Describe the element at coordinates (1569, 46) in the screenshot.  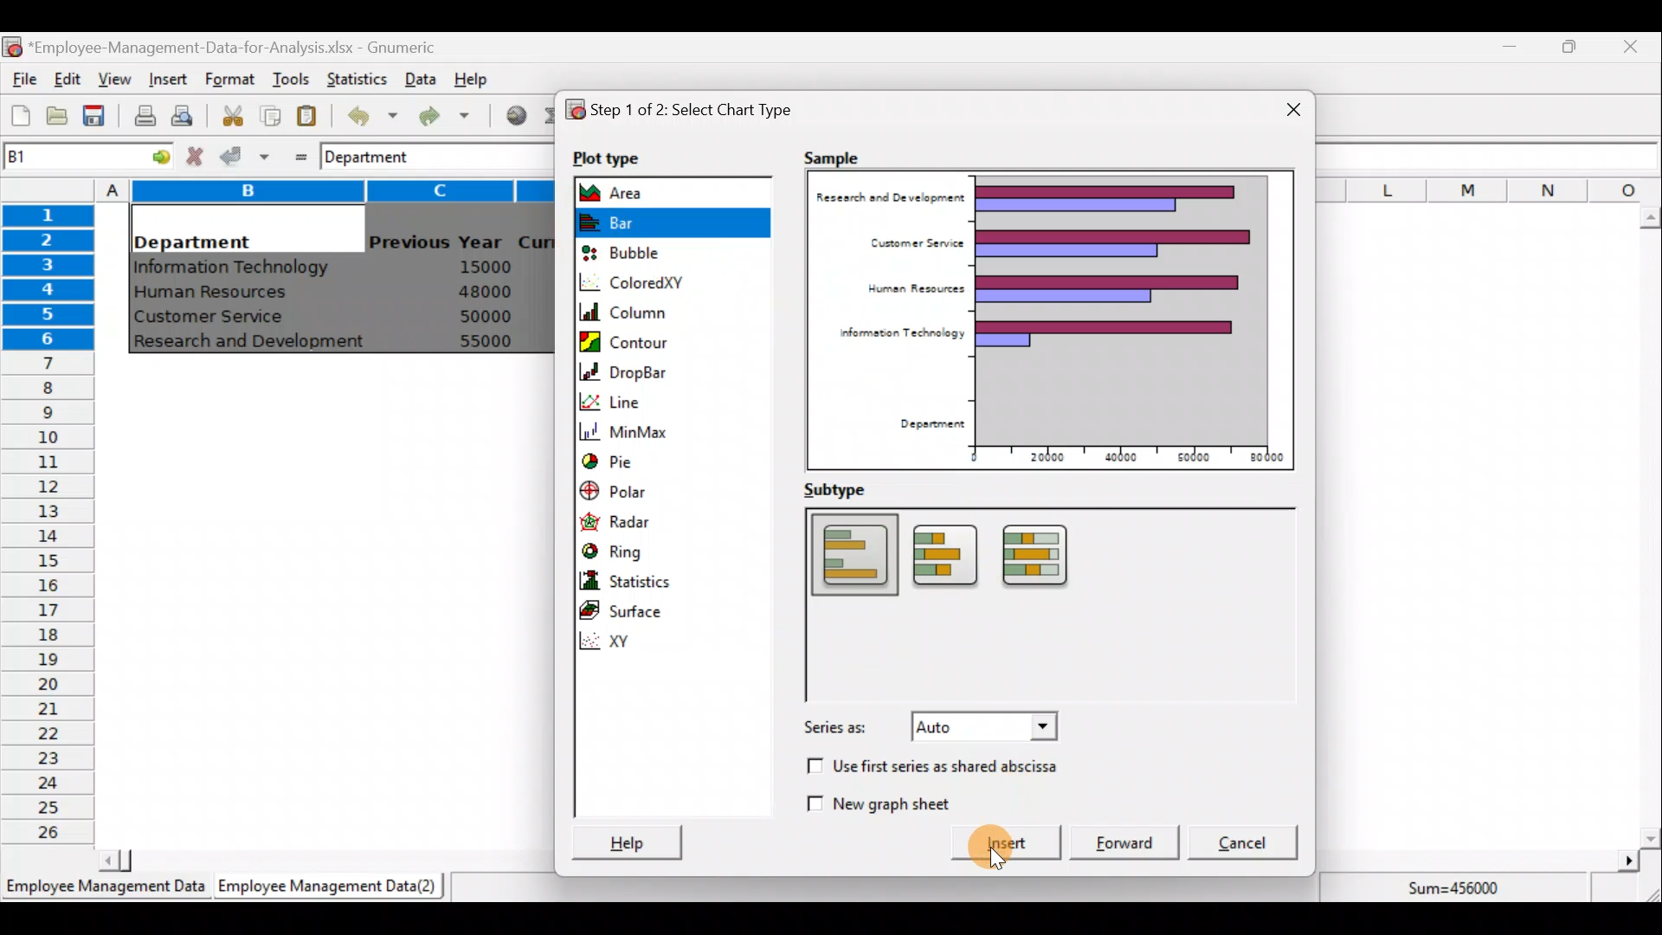
I see `Maximize` at that location.